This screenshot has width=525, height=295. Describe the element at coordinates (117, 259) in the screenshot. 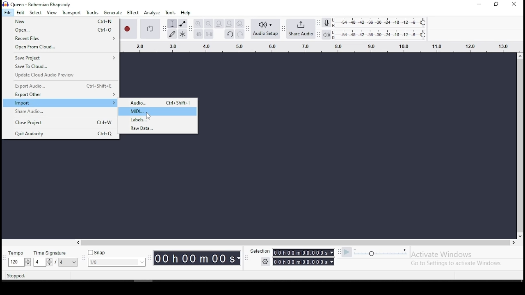

I see `snap` at that location.